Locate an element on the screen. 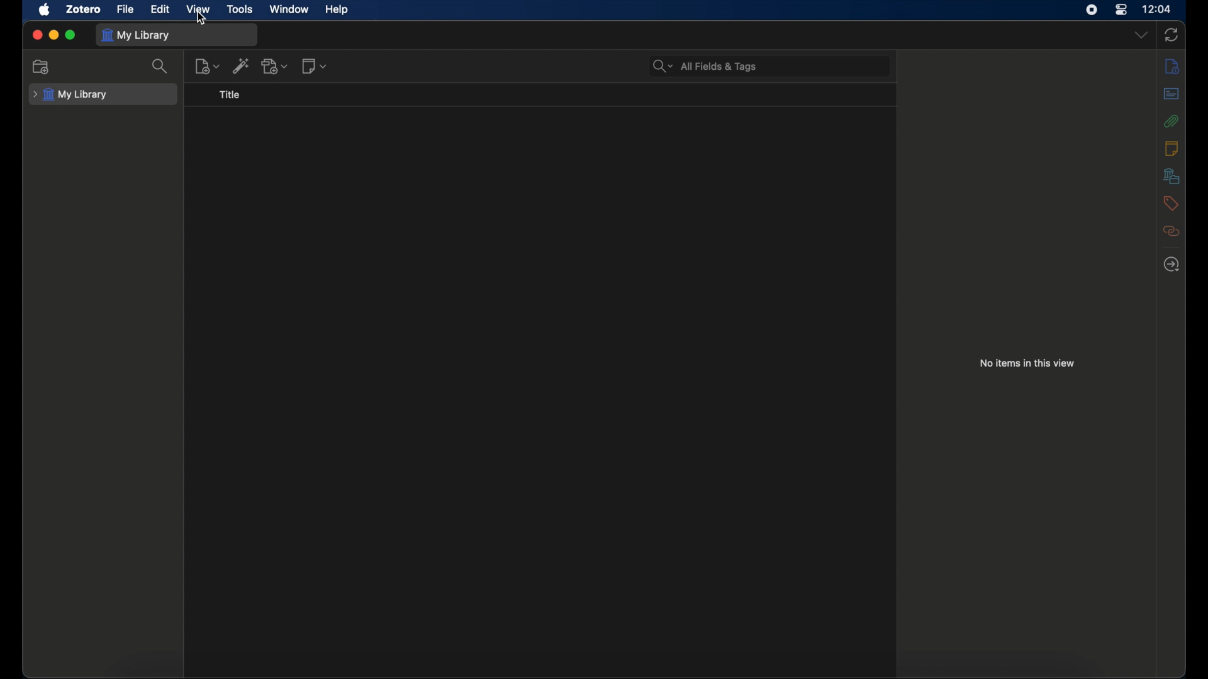  add attachments is located at coordinates (274, 66).